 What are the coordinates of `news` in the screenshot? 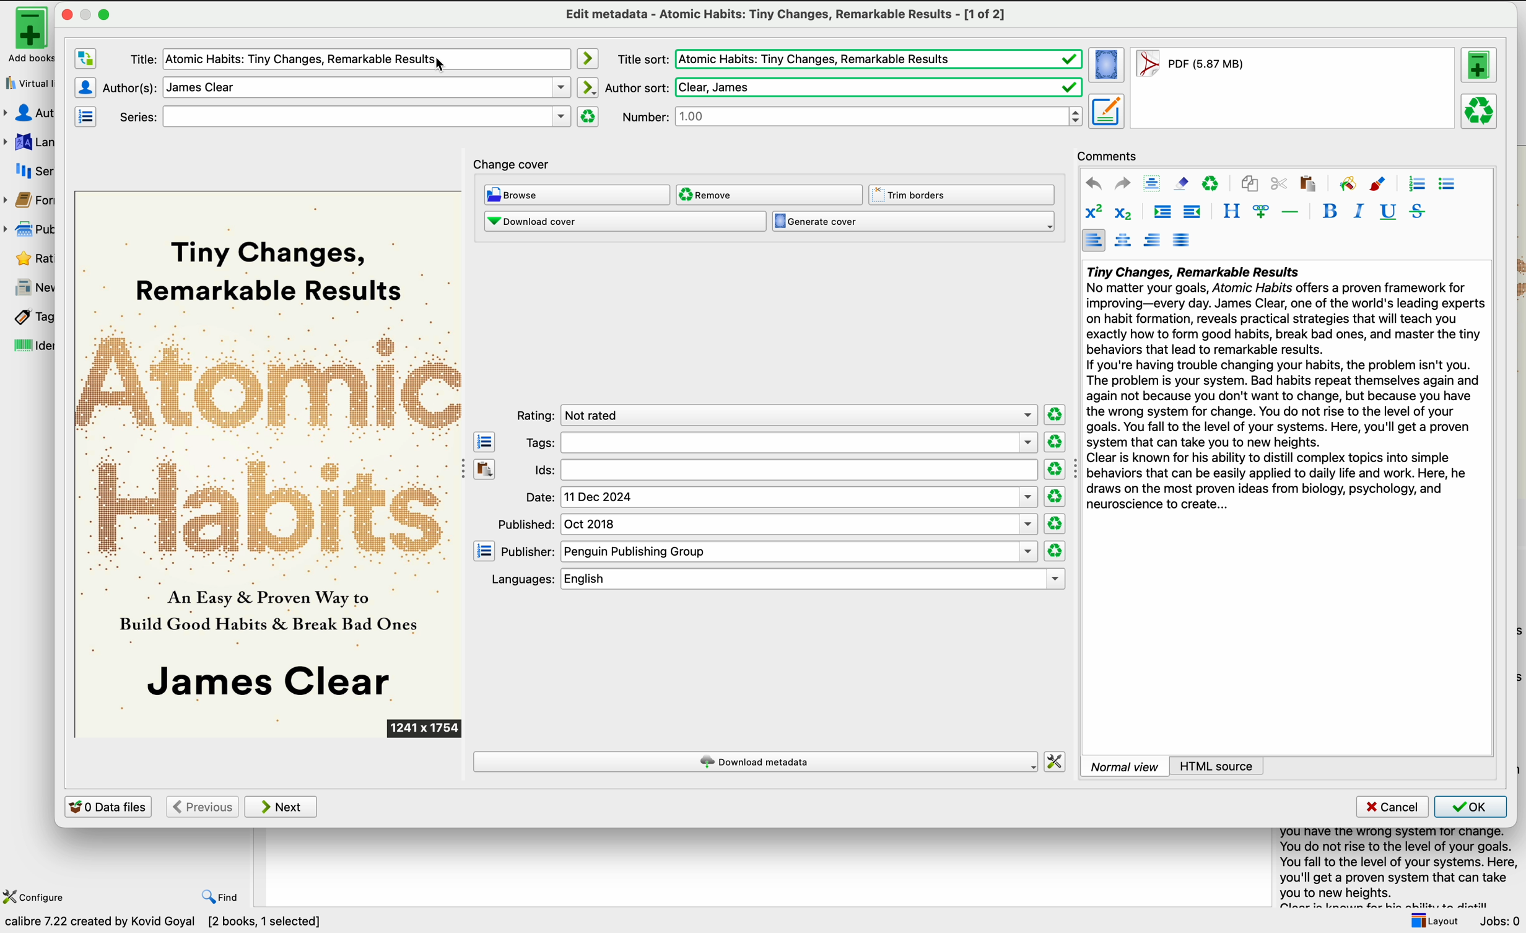 It's located at (28, 287).